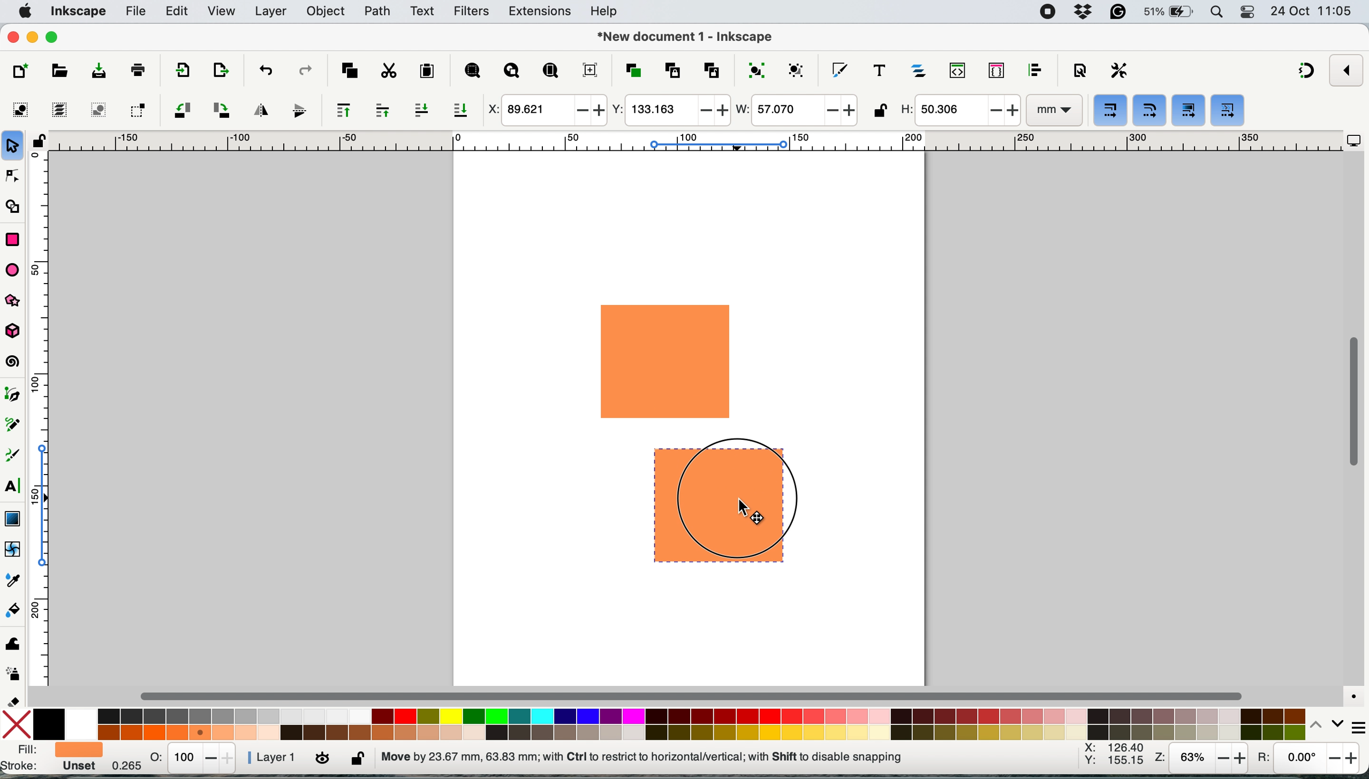 The height and width of the screenshot is (779, 1369). I want to click on drag duplicated shape, so click(716, 505).